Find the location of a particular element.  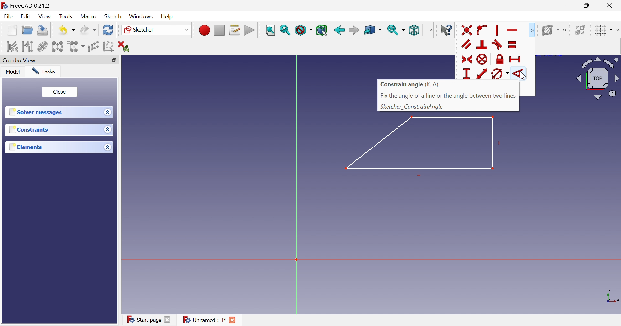

Constraint Block is located at coordinates (483, 60).